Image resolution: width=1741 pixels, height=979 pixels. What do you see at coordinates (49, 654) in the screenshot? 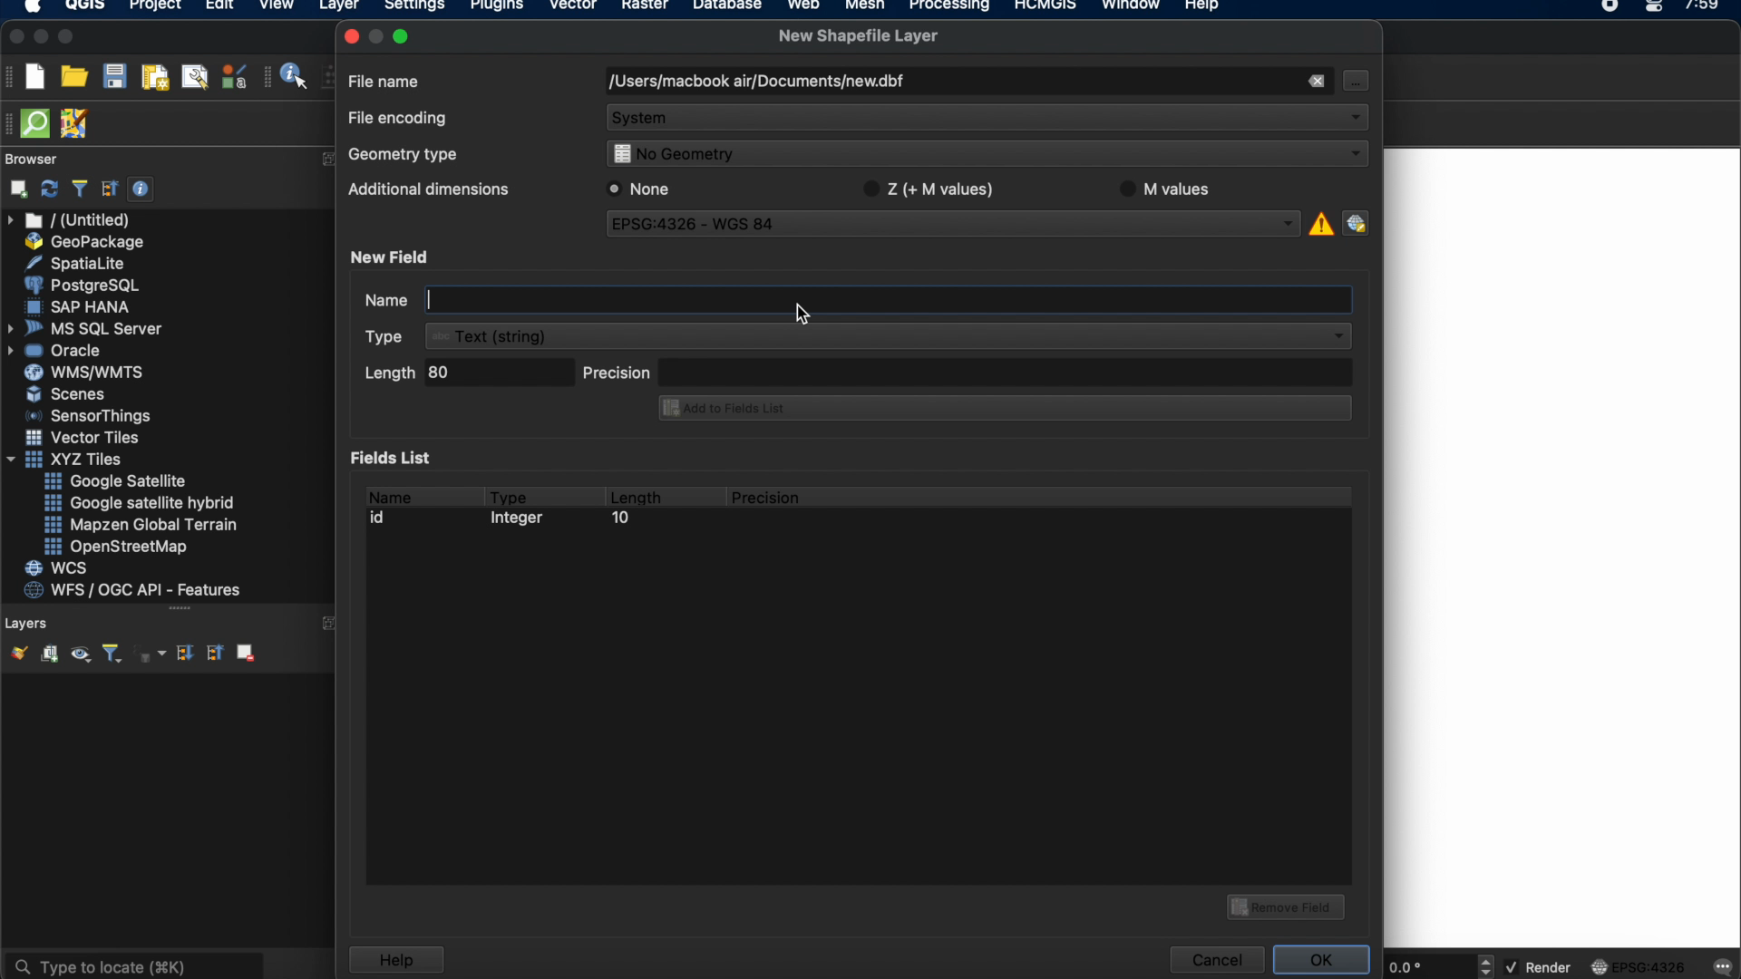
I see `add group` at bounding box center [49, 654].